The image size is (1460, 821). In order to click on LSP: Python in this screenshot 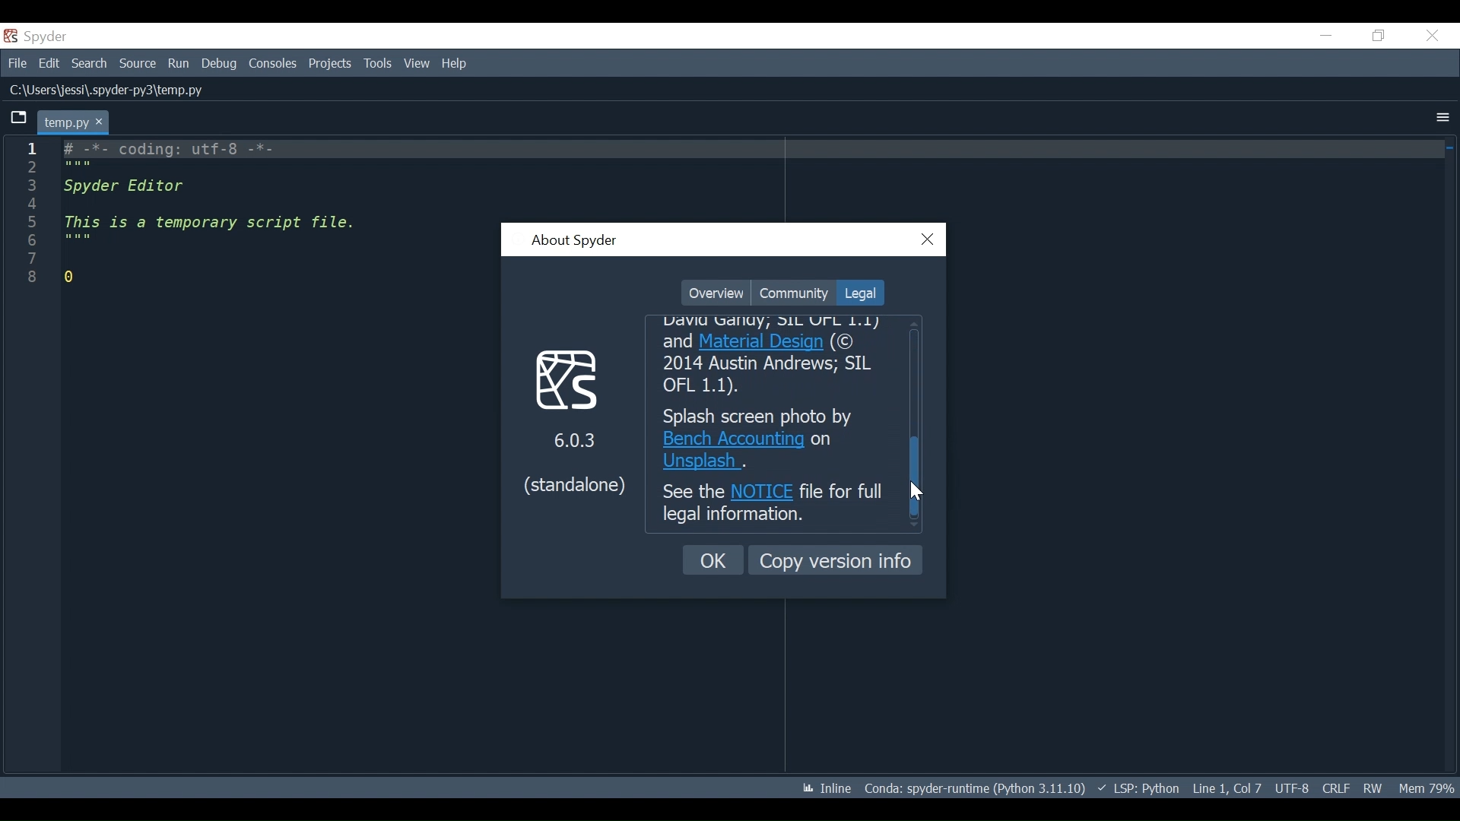, I will do `click(1138, 789)`.